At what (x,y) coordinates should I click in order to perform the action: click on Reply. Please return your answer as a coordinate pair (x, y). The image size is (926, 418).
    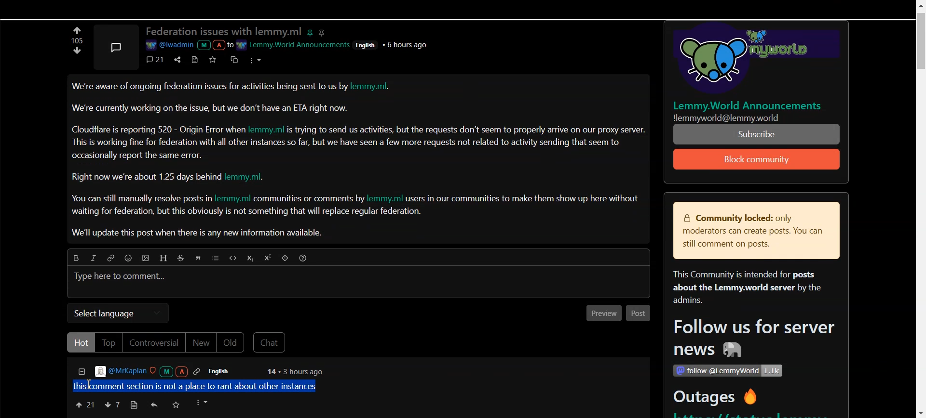
    Looking at the image, I should click on (155, 405).